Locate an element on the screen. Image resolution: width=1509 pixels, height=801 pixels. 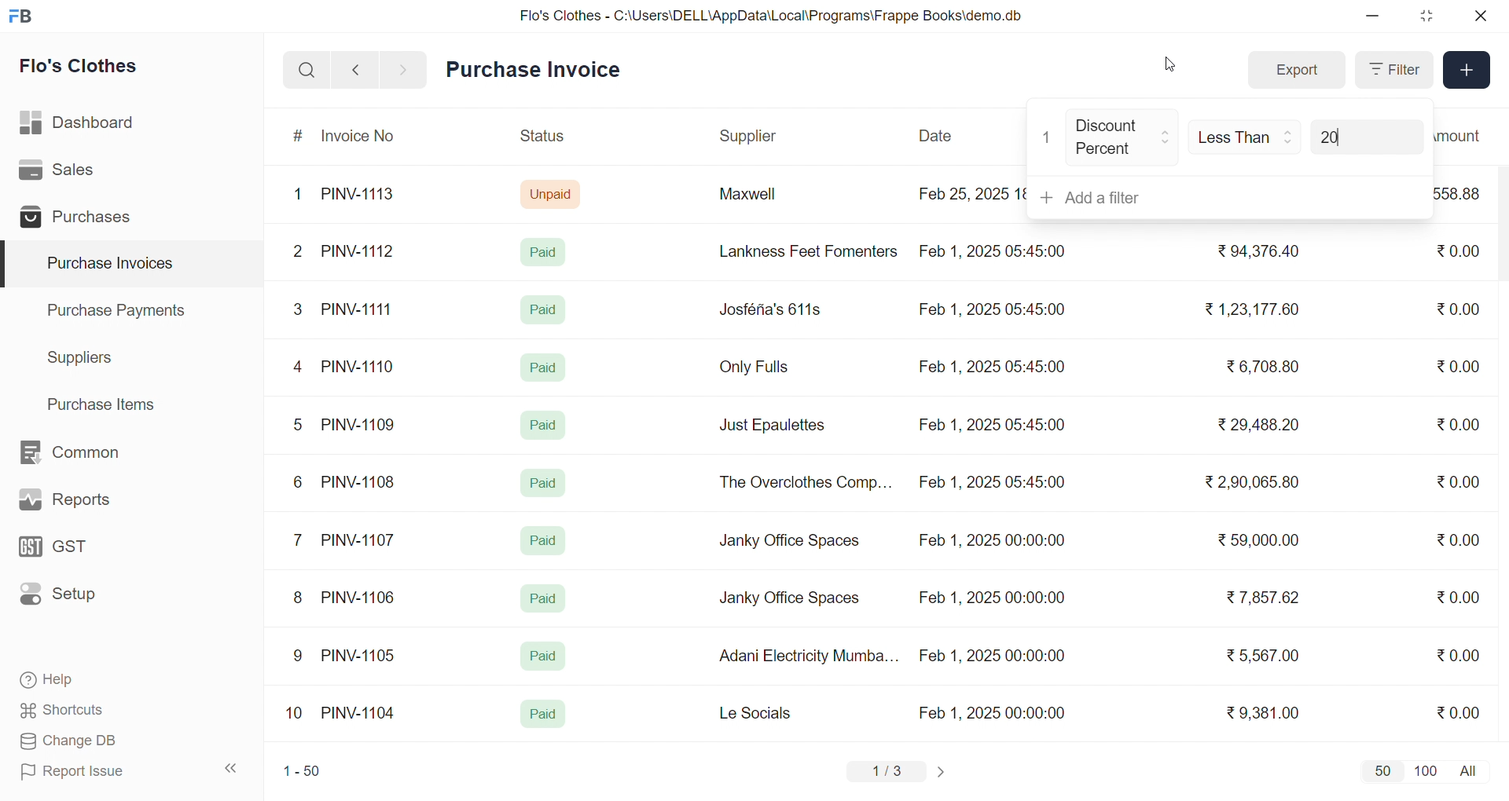
₹0.00 is located at coordinates (1463, 538).